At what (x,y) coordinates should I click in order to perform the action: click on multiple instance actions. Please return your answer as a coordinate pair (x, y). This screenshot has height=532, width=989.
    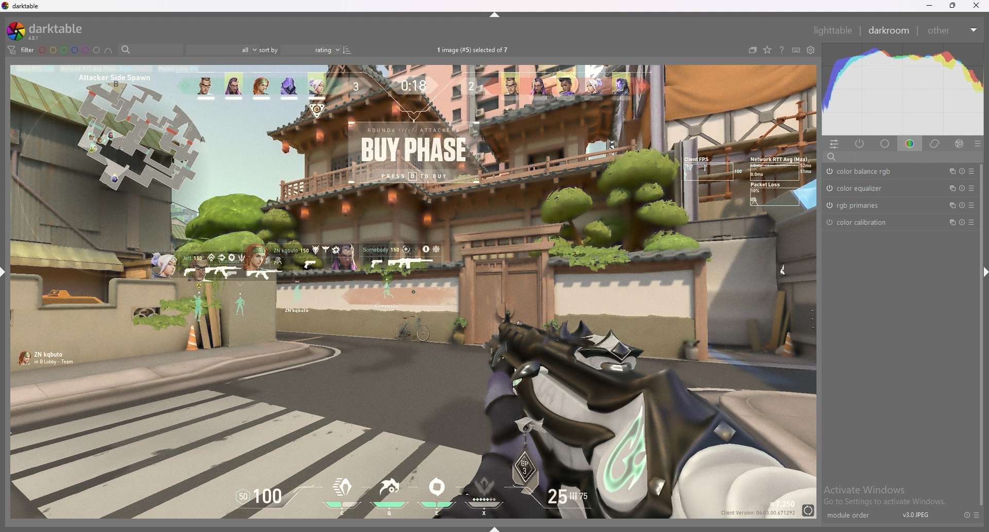
    Looking at the image, I should click on (949, 222).